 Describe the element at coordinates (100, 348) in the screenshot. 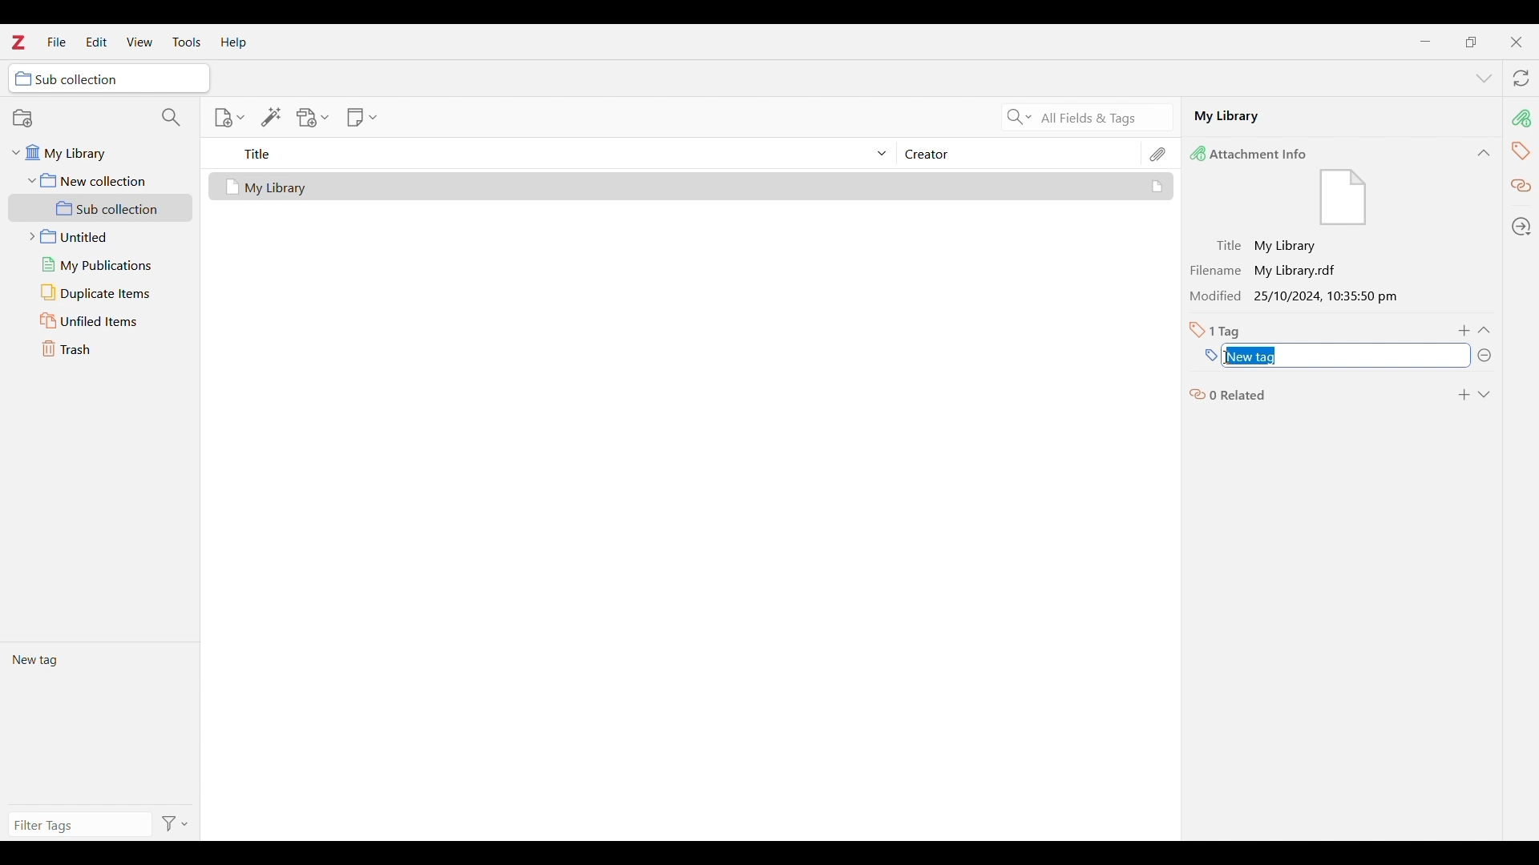

I see `Trash folder` at that location.